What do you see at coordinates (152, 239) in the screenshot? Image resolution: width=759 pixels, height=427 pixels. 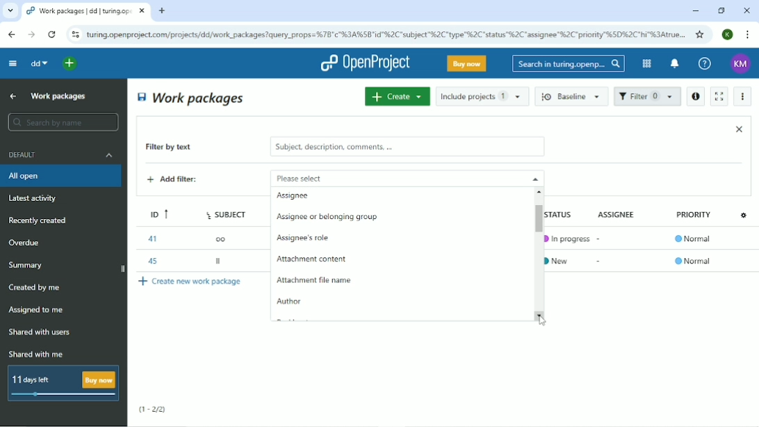 I see `41` at bounding box center [152, 239].